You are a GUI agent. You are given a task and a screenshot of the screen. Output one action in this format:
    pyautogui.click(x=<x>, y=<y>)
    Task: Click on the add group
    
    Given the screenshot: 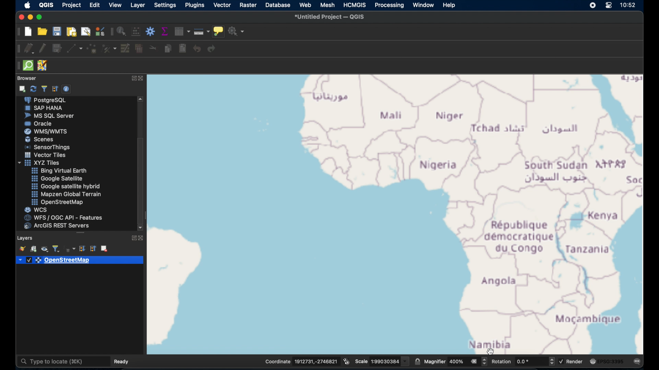 What is the action you would take?
    pyautogui.click(x=34, y=249)
    